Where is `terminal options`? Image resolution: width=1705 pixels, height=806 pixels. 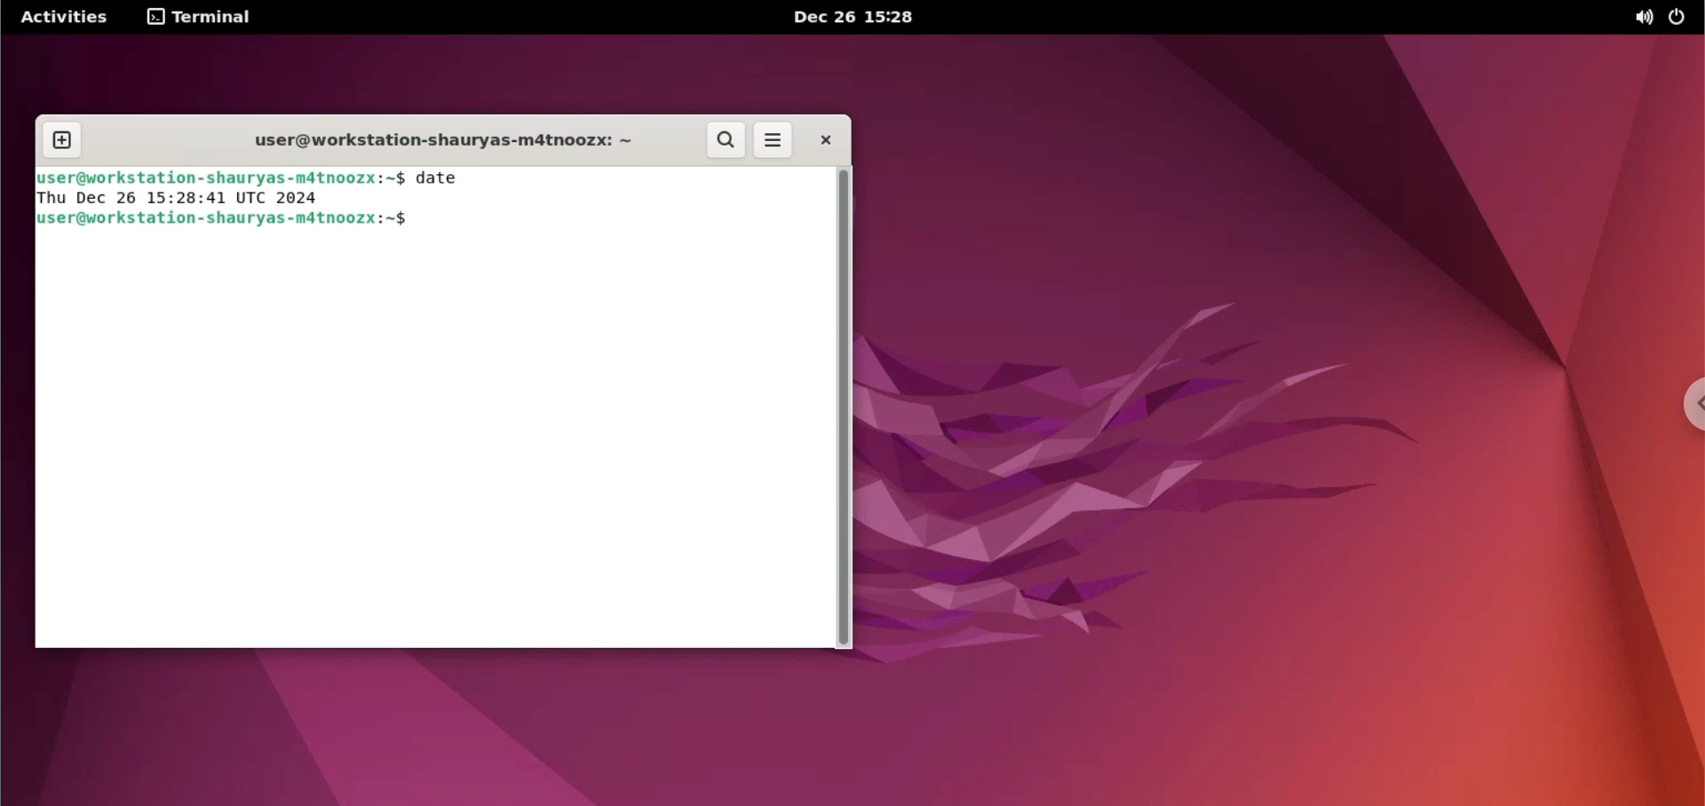
terminal options is located at coordinates (201, 17).